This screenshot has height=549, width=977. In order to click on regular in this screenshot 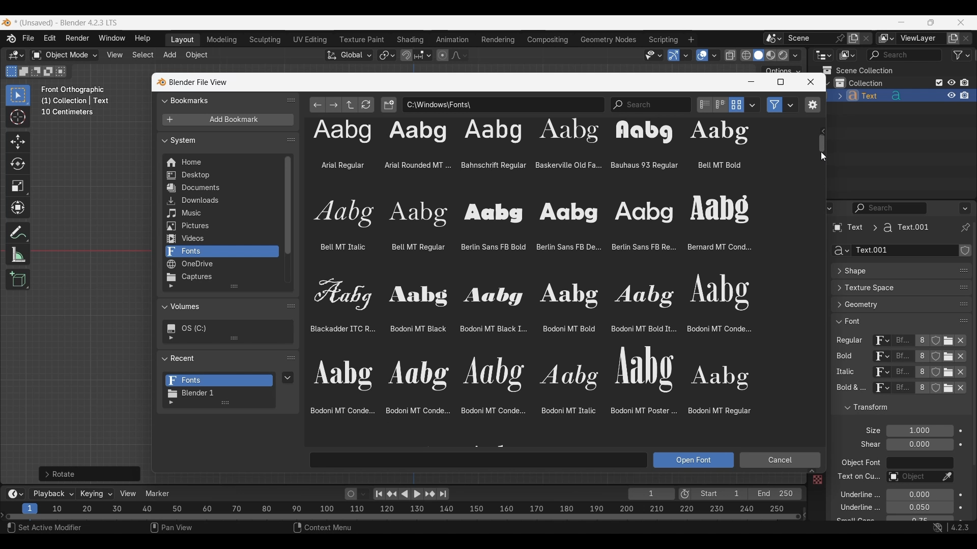, I will do `click(852, 341)`.